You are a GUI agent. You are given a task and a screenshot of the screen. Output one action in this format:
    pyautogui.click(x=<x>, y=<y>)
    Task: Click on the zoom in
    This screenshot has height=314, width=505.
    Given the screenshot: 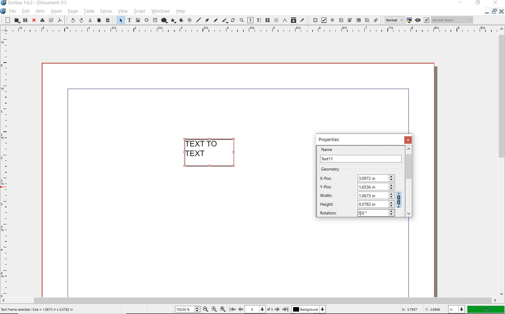 What is the action you would take?
    pyautogui.click(x=224, y=308)
    